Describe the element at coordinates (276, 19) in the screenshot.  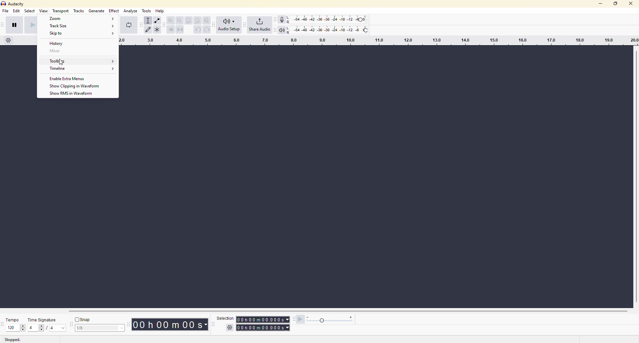
I see `audacity recording meter toolbar` at that location.